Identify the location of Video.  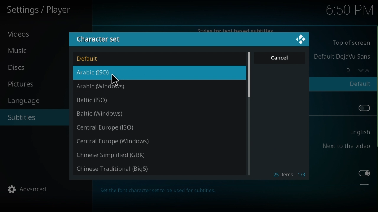
(20, 36).